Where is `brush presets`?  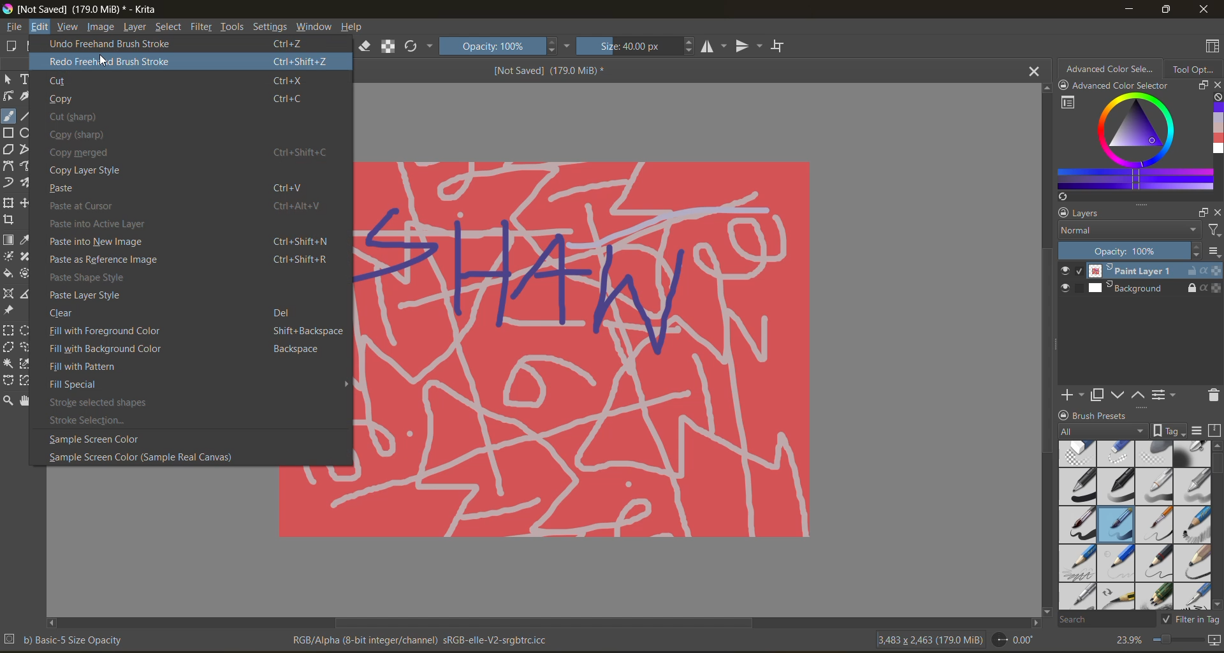
brush presets is located at coordinates (1105, 415).